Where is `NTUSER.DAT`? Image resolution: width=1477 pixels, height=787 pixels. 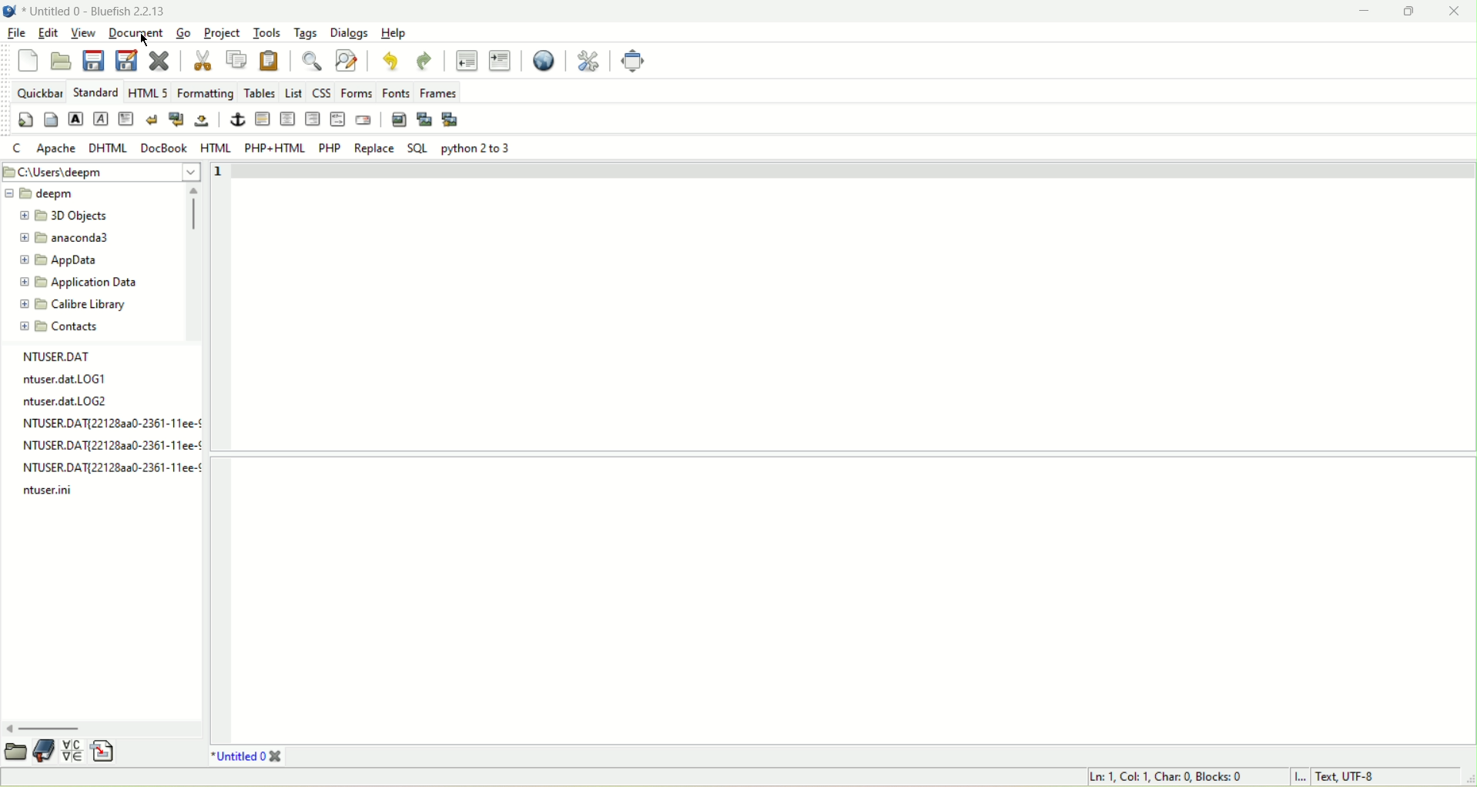
NTUSER.DAT is located at coordinates (58, 355).